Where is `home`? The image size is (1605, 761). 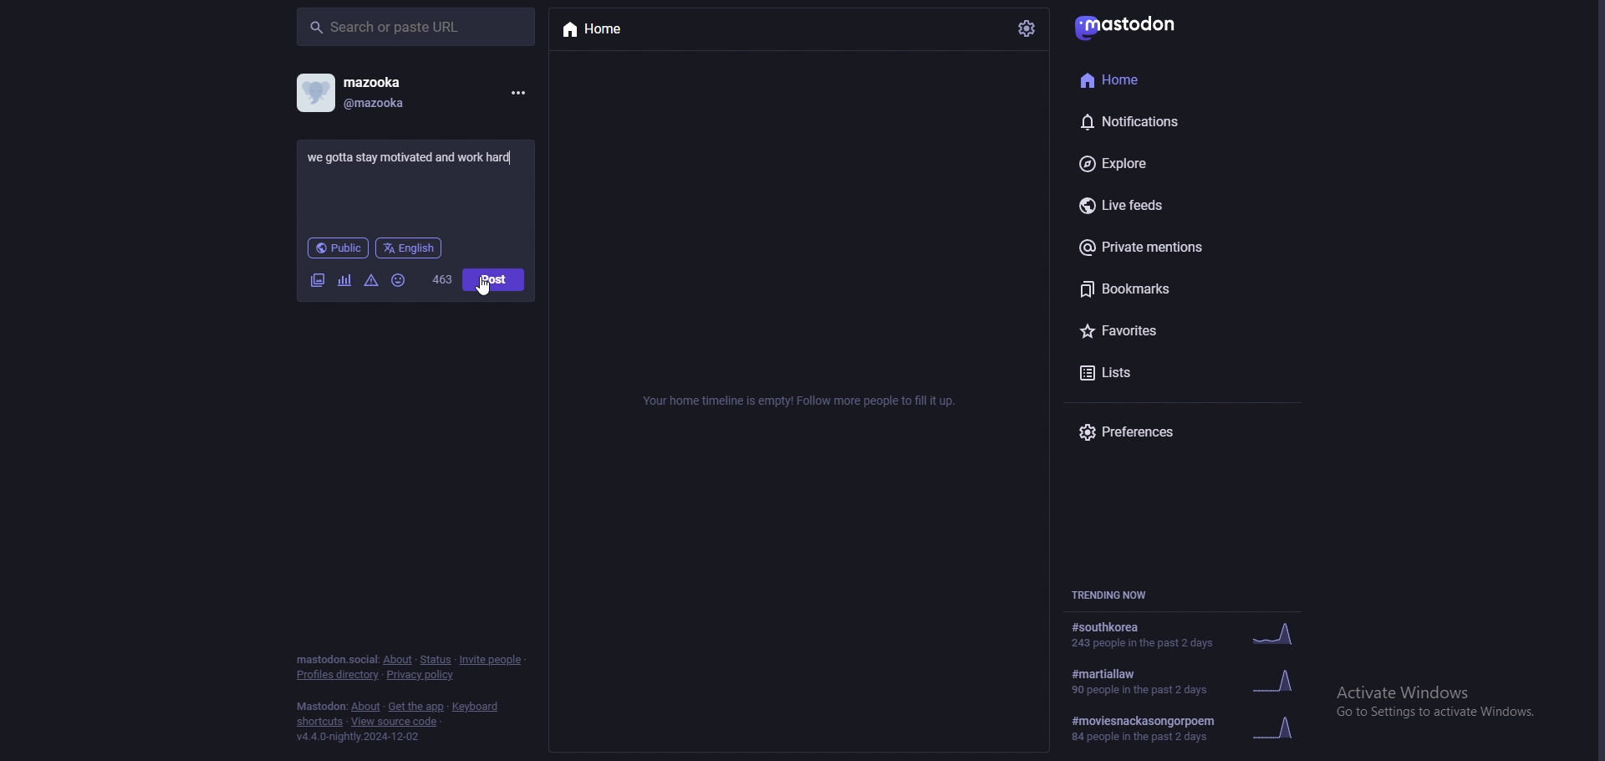
home is located at coordinates (1139, 80).